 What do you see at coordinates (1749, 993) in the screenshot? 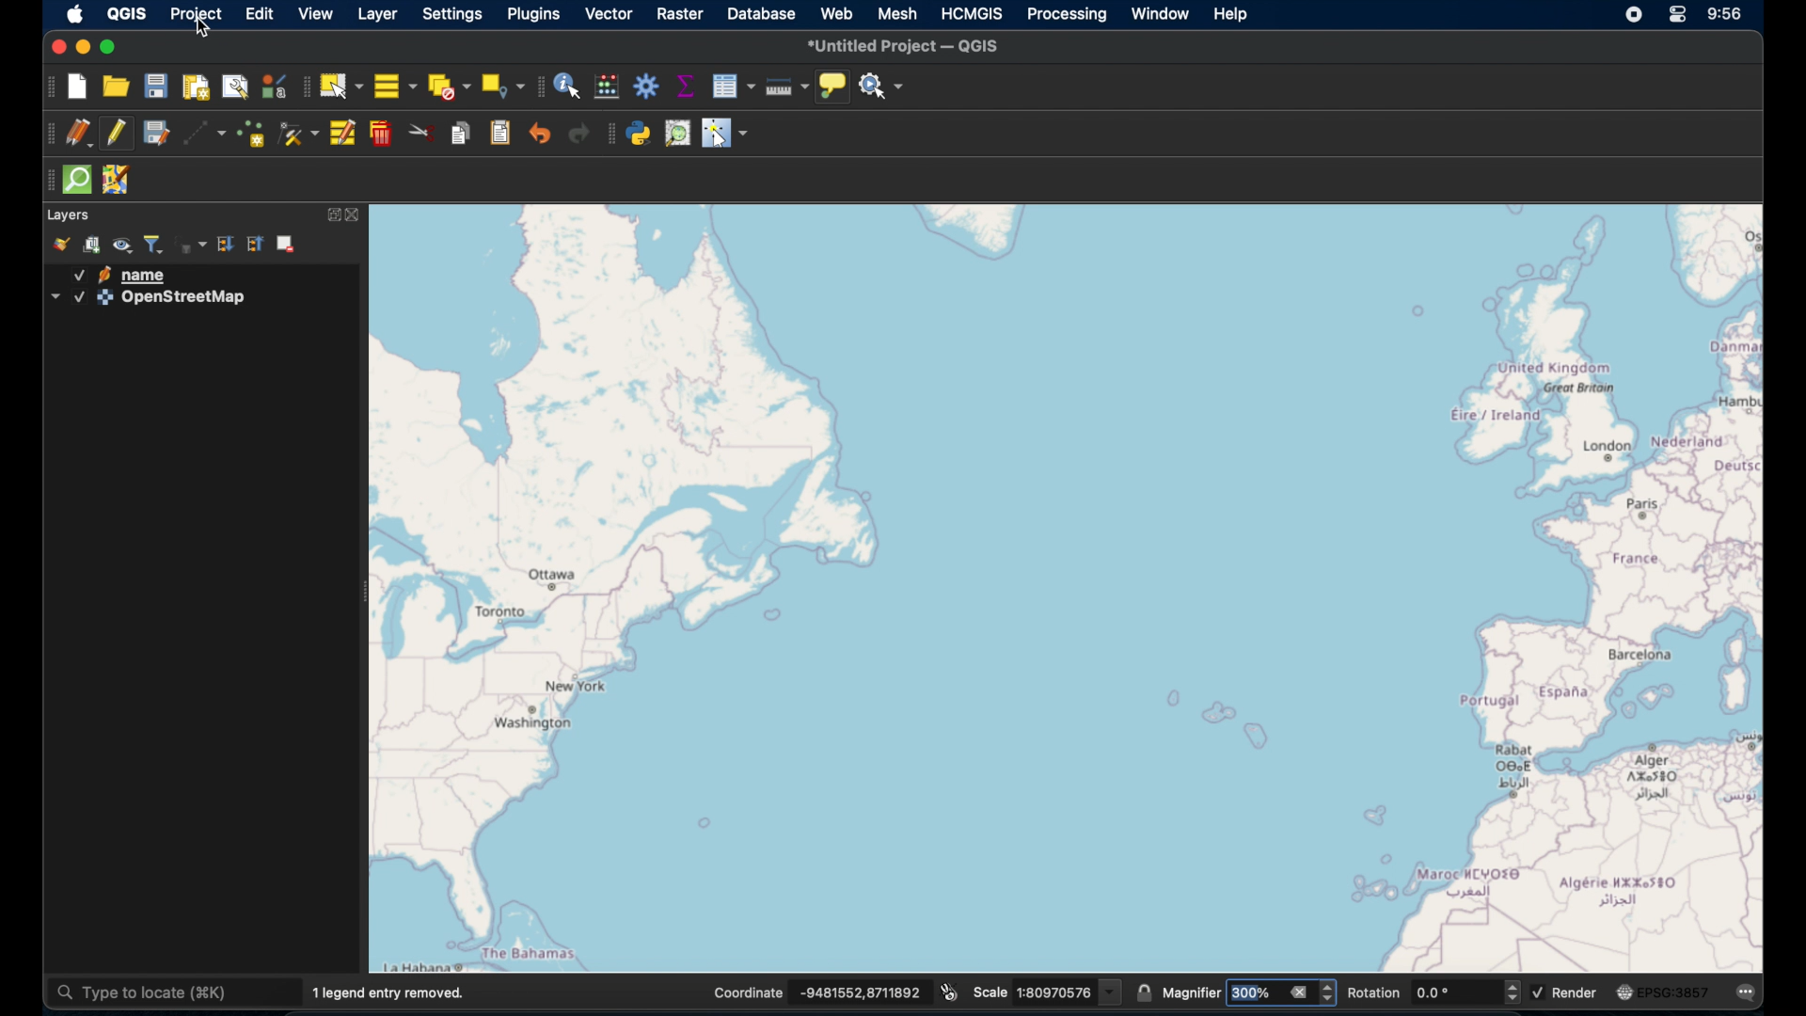
I see `messages` at bounding box center [1749, 993].